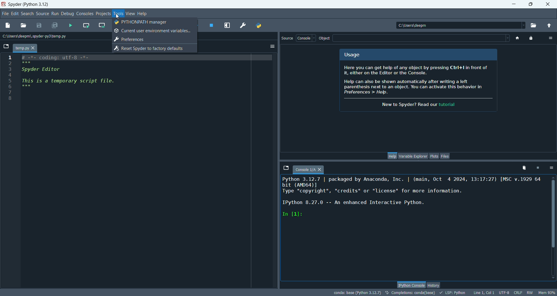 This screenshot has width=557, height=296. I want to click on history, so click(436, 285).